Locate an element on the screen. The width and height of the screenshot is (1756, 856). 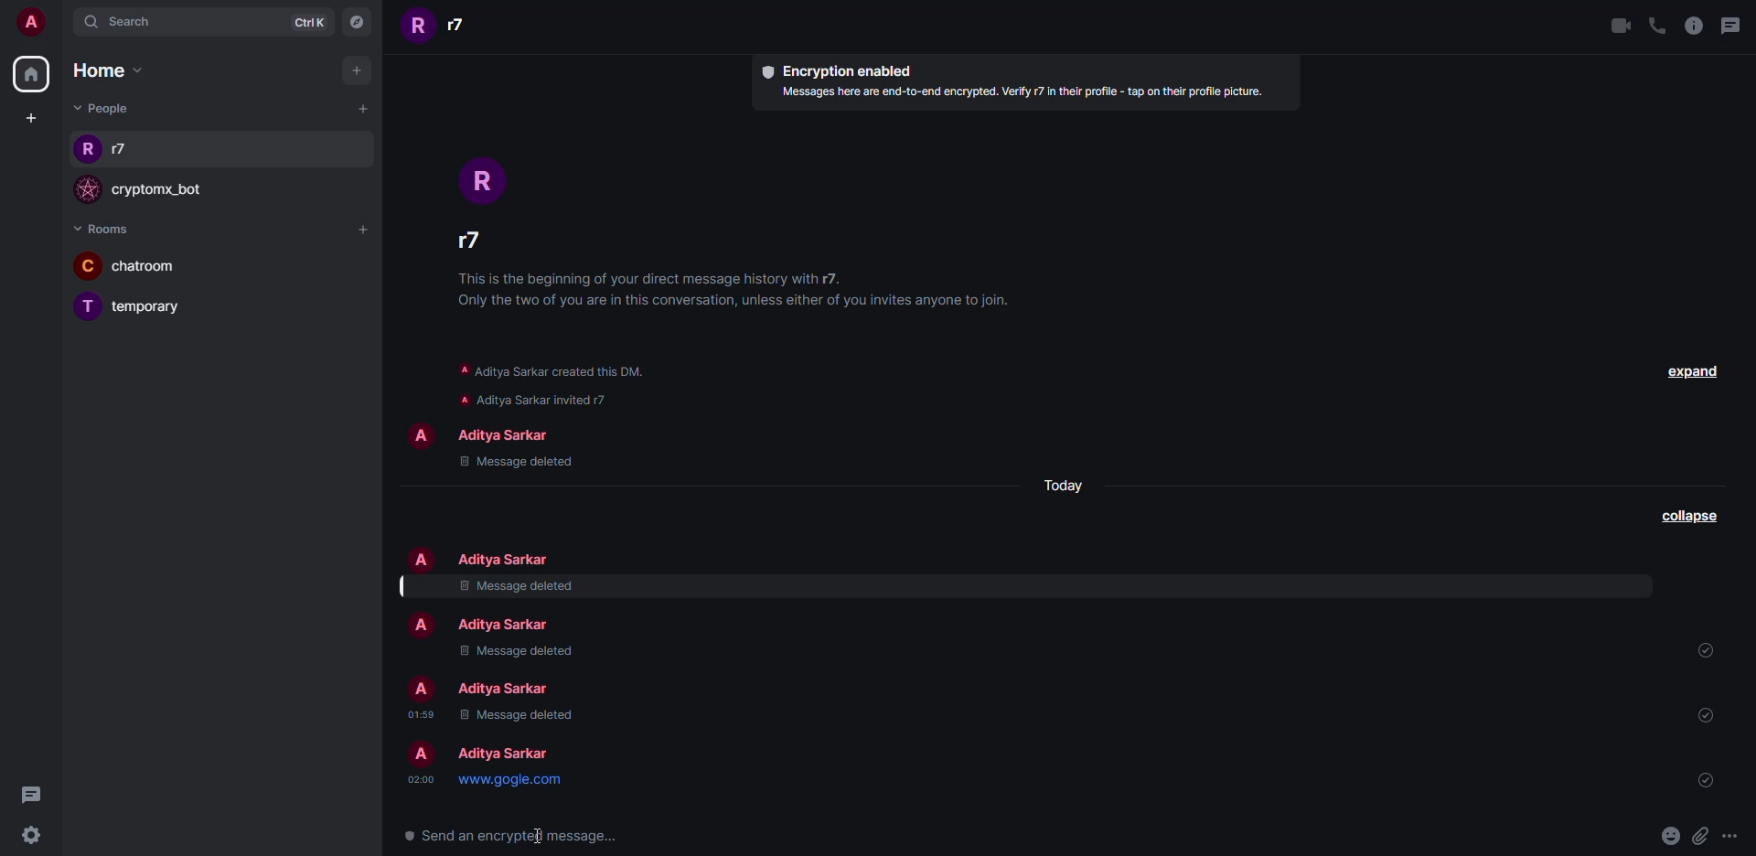
add is located at coordinates (356, 70).